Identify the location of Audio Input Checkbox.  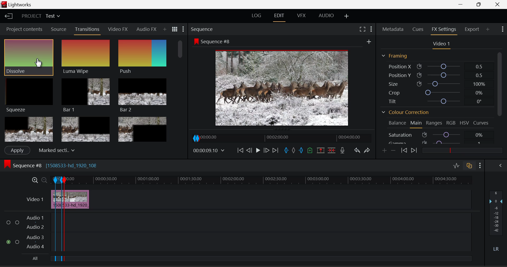
(9, 242).